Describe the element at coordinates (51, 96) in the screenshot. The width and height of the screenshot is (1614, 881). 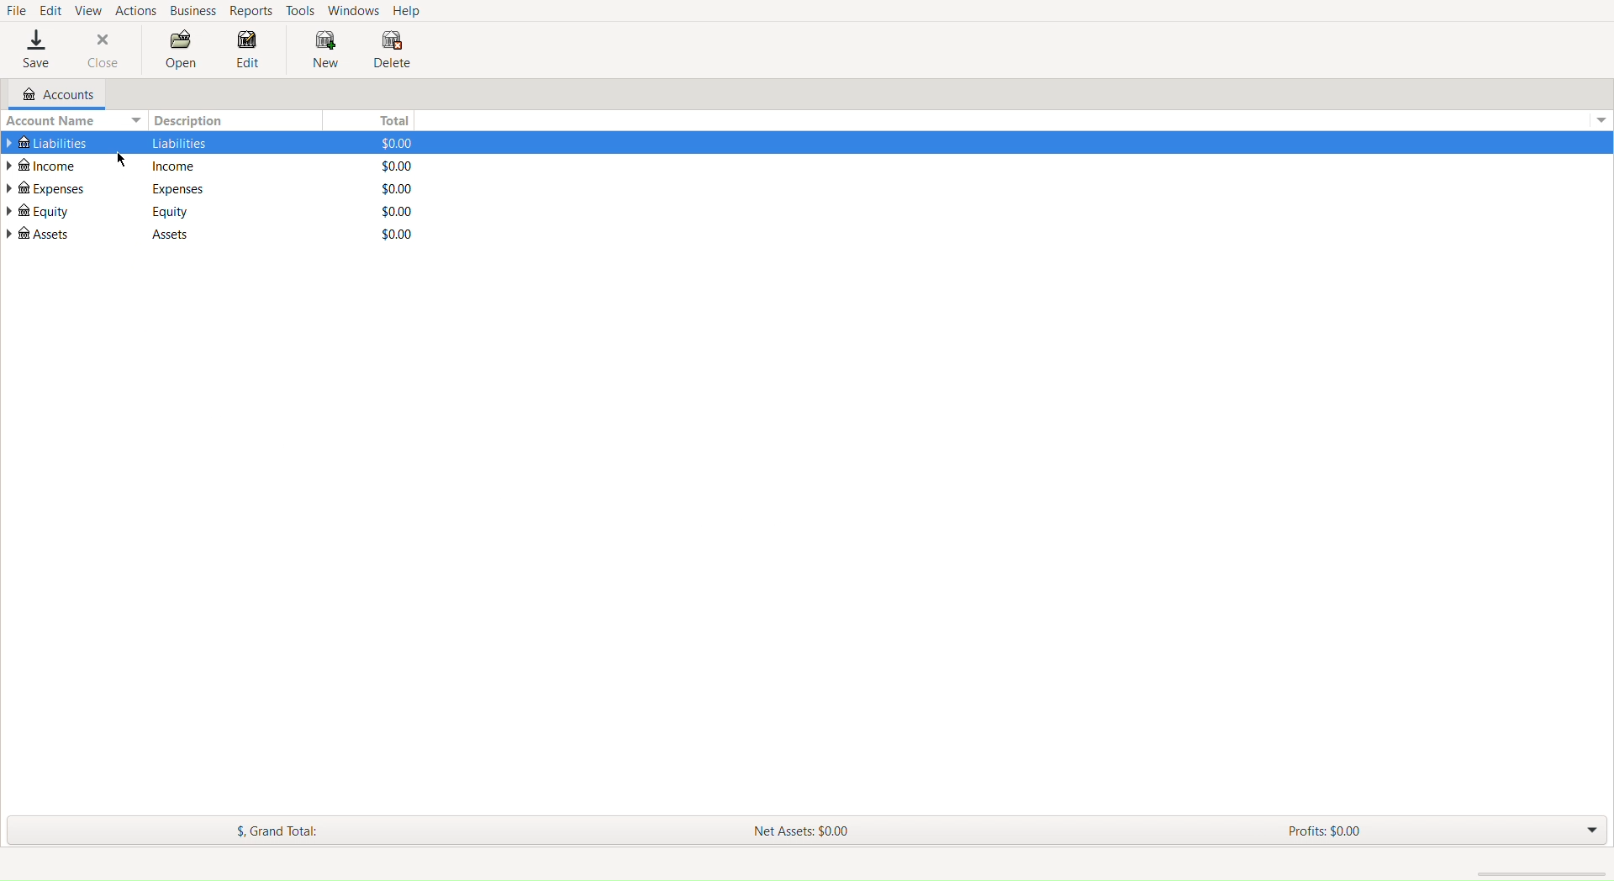
I see `Accounts` at that location.